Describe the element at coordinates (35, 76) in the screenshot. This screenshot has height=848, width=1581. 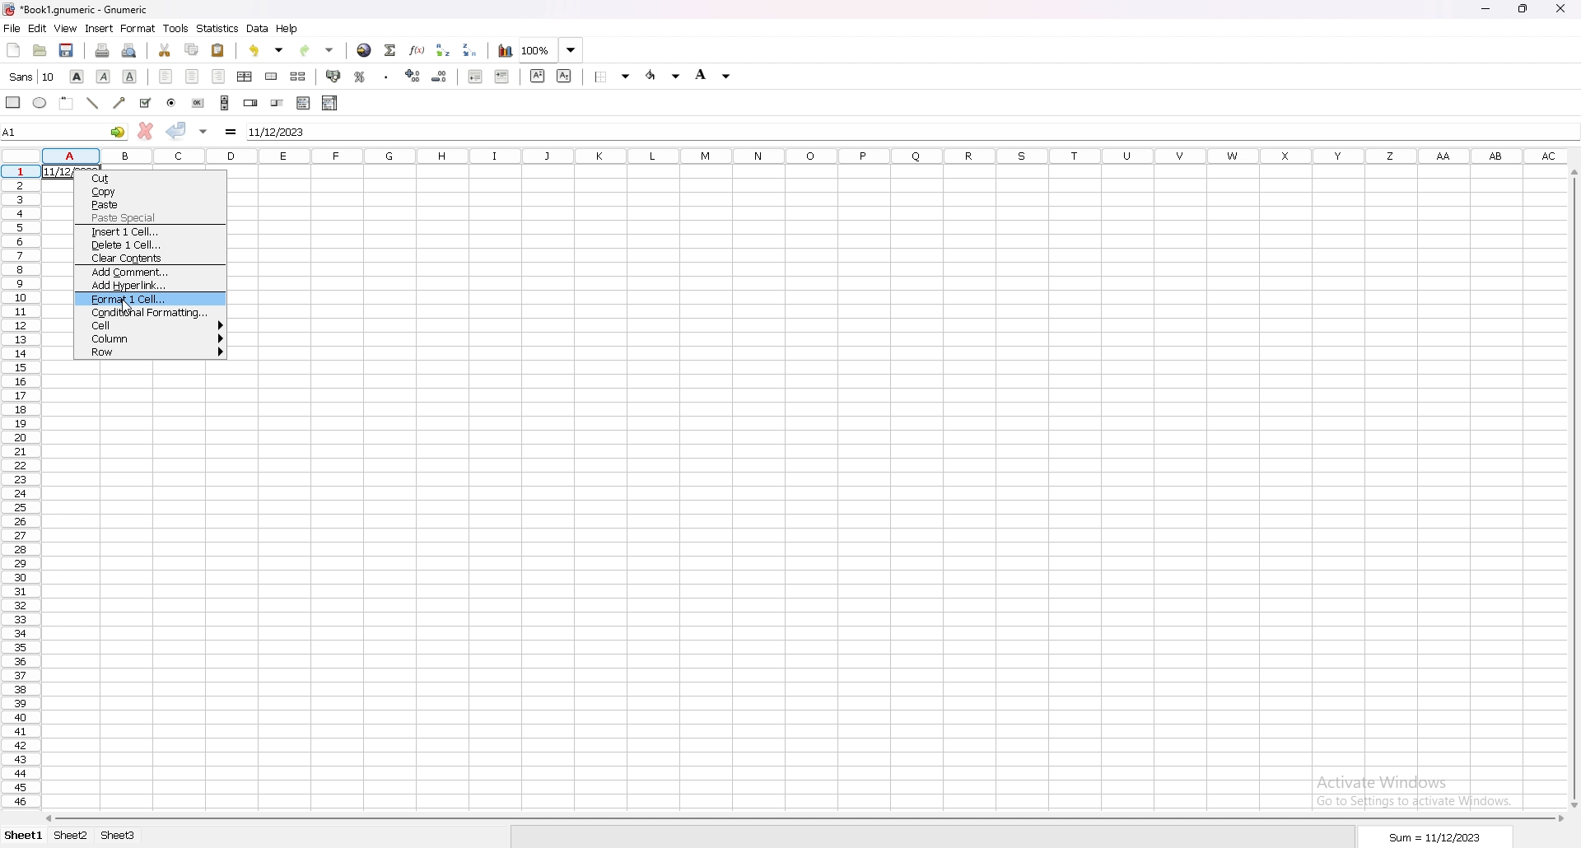
I see `font` at that location.